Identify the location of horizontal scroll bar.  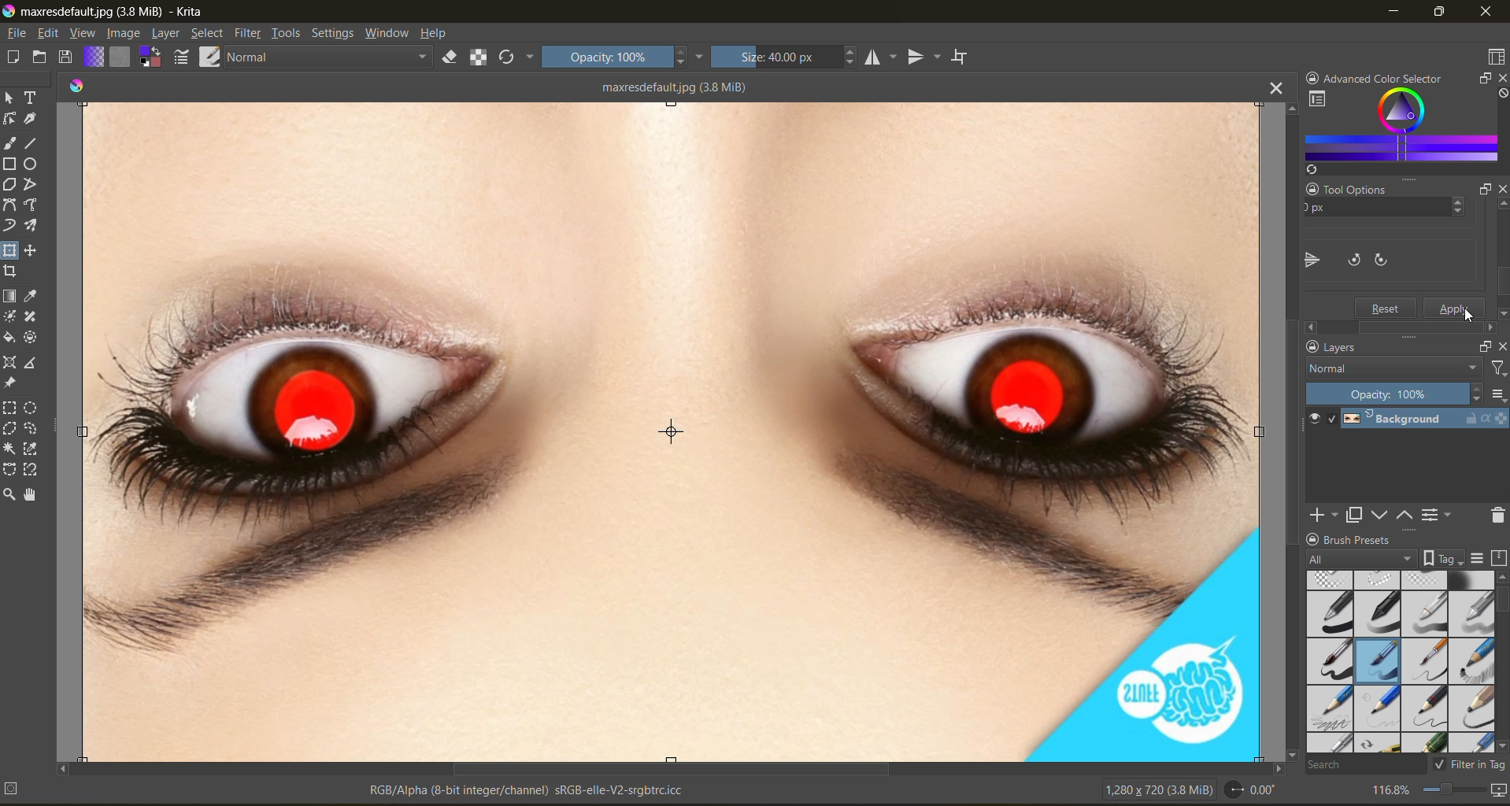
(671, 766).